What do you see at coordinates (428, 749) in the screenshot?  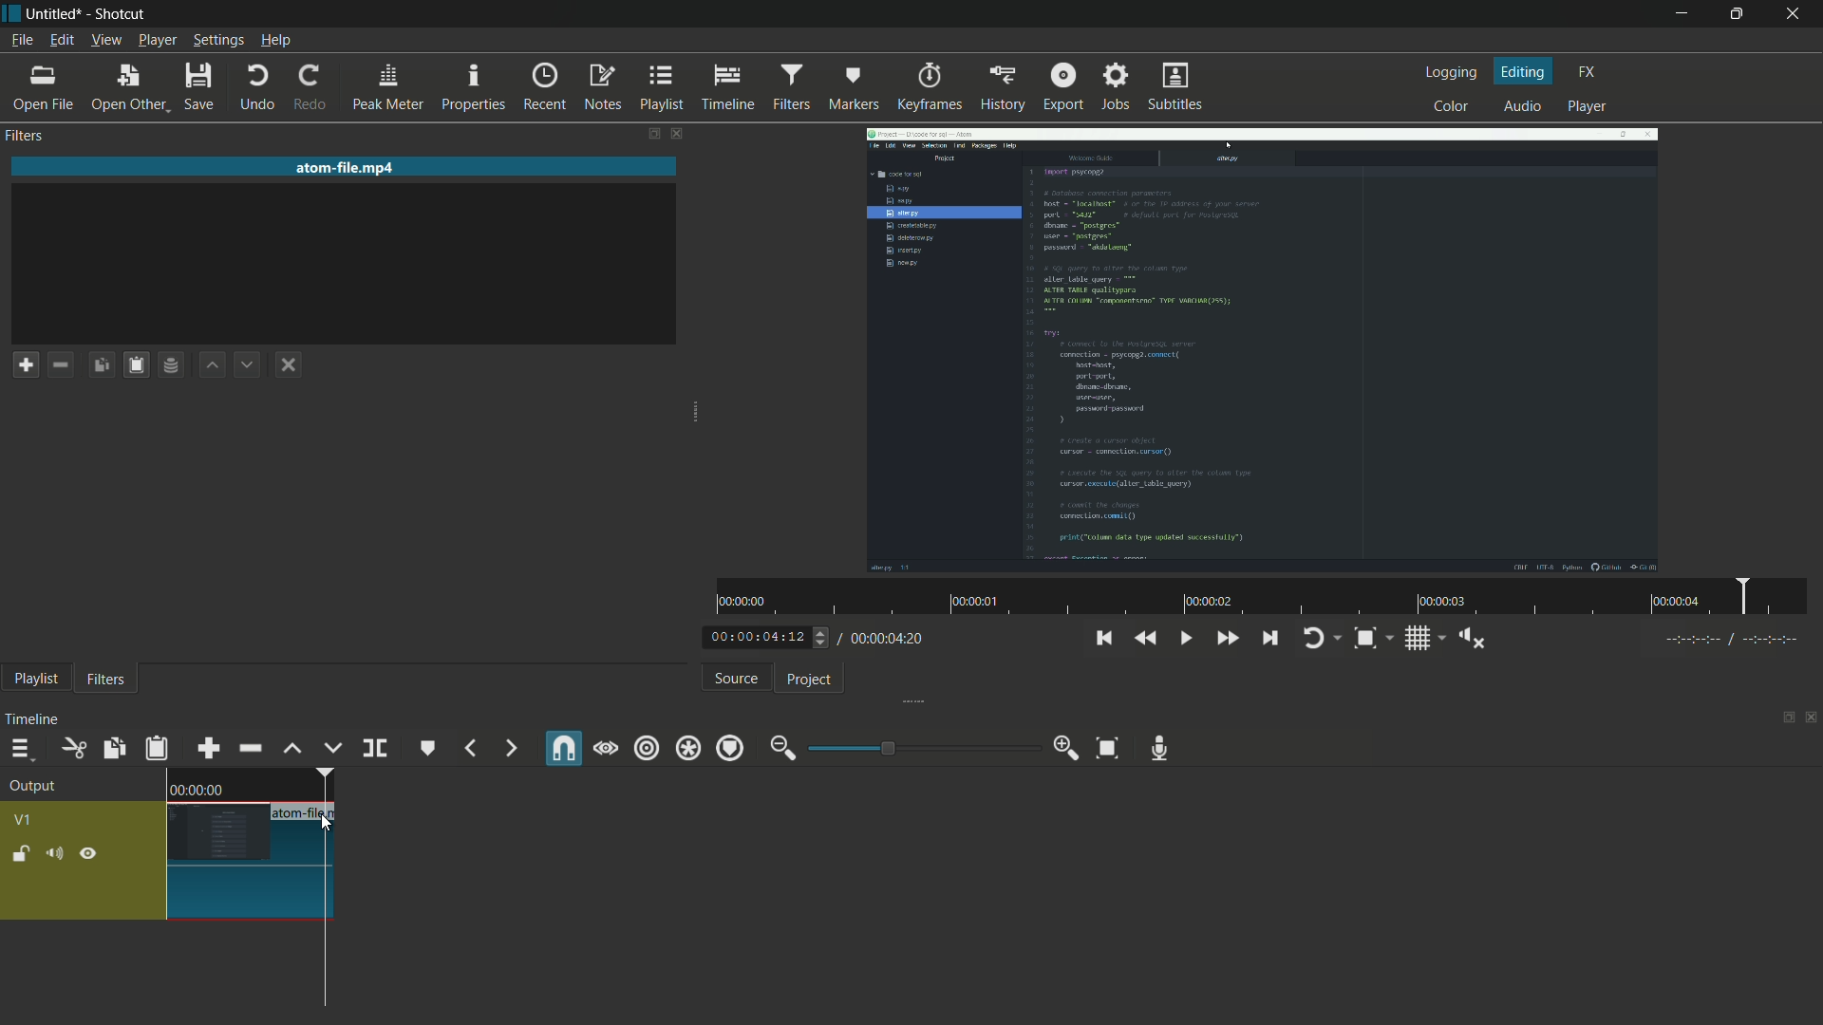 I see `create or edit marker` at bounding box center [428, 749].